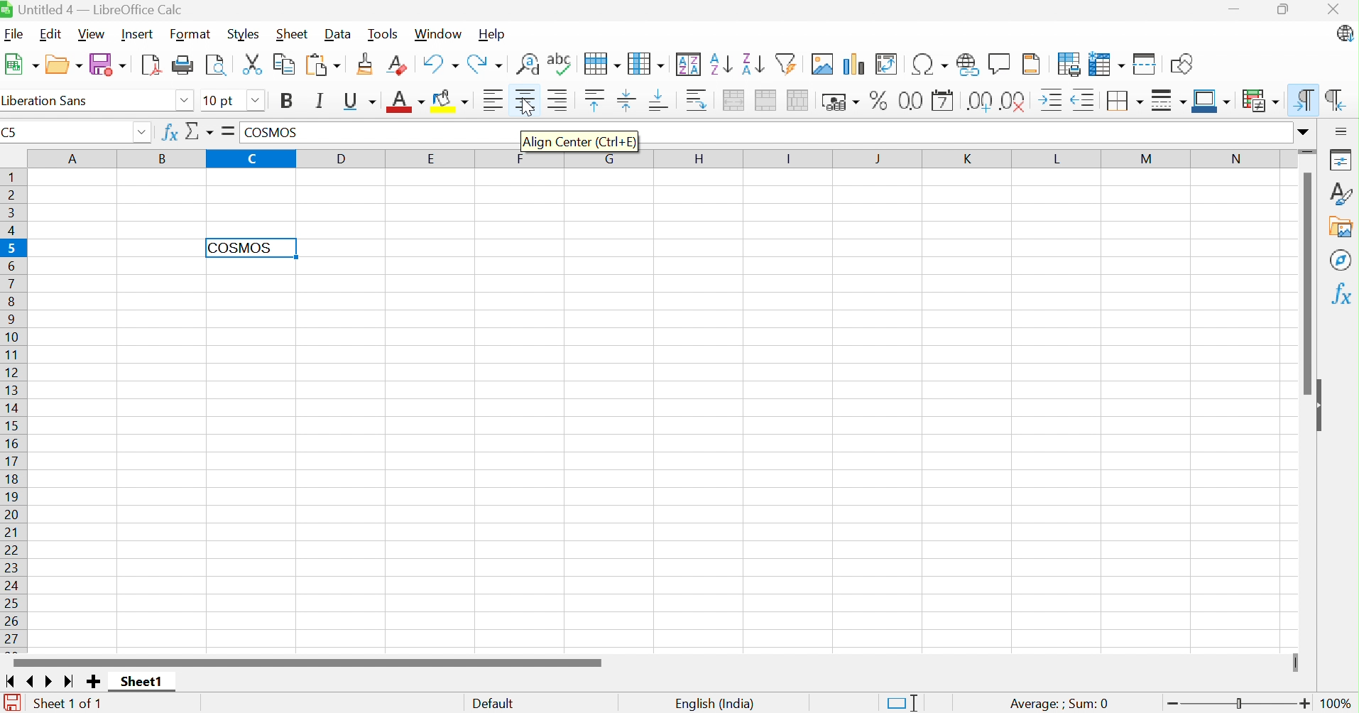 Image resolution: width=1359 pixels, height=713 pixels. What do you see at coordinates (12, 703) in the screenshot?
I see `The document has been modified. Click to save the document.` at bounding box center [12, 703].